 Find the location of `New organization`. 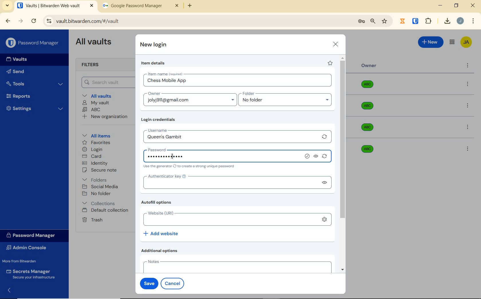

New organization is located at coordinates (104, 117).